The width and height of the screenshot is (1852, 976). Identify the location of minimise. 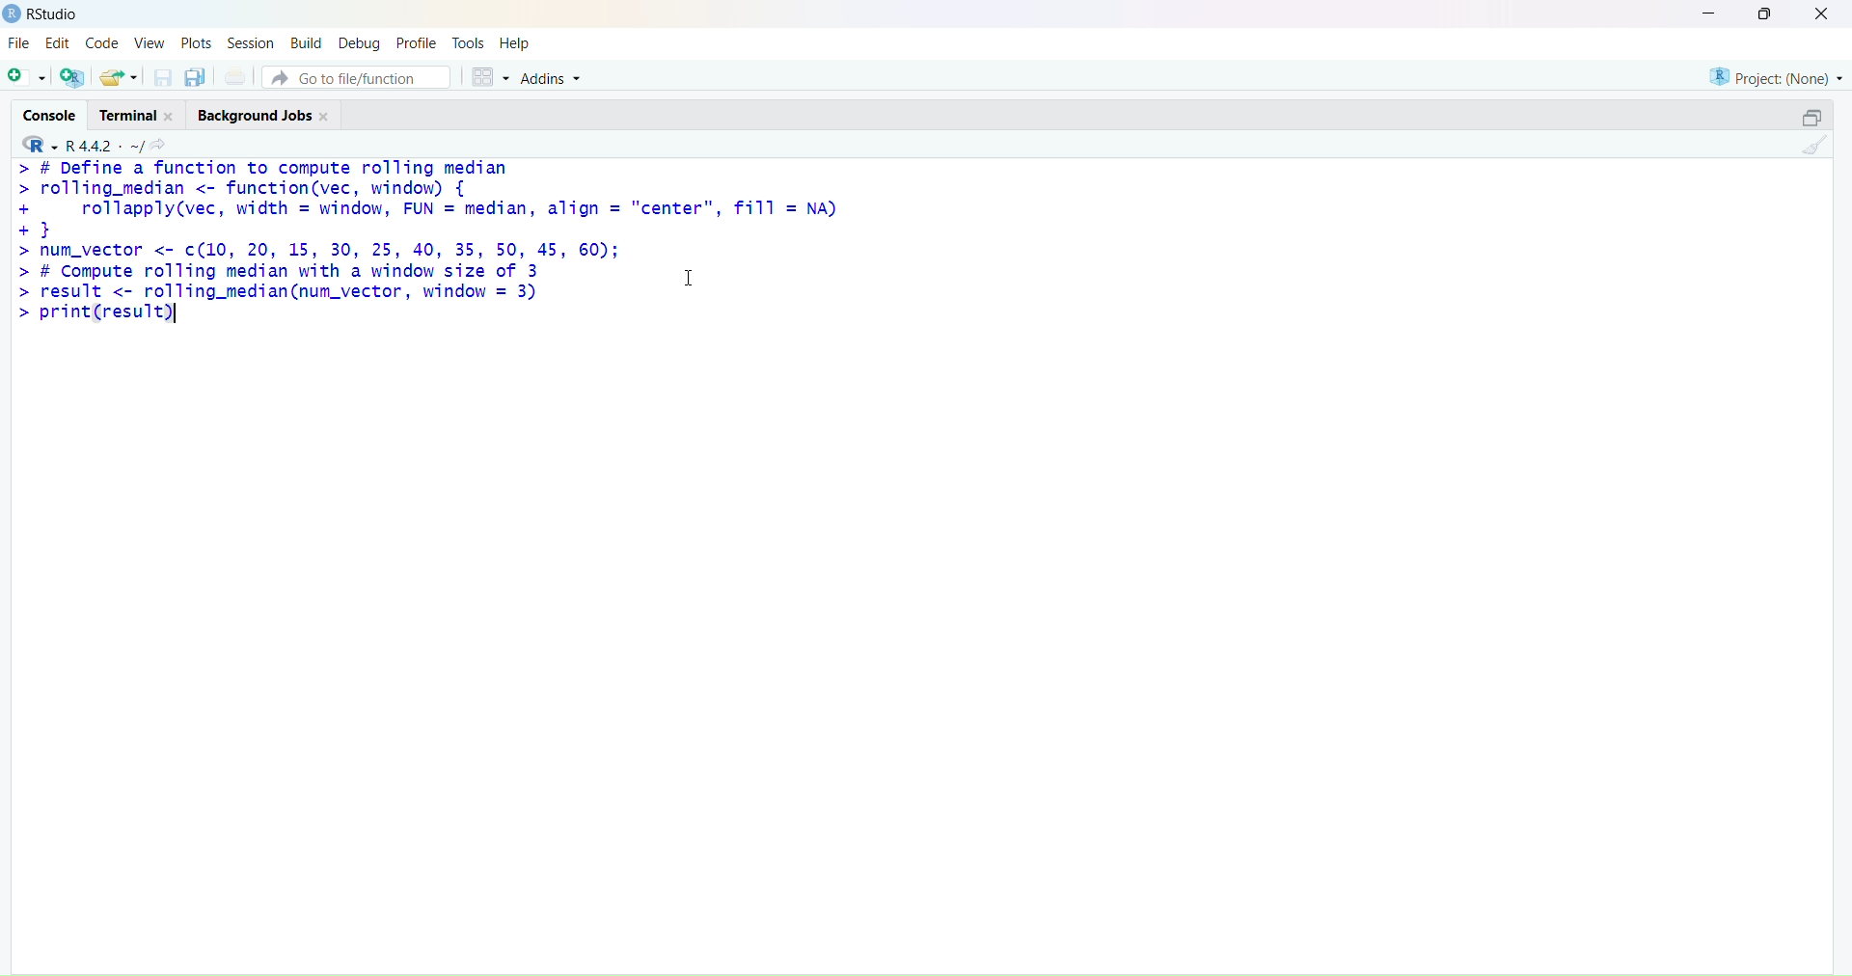
(1709, 12).